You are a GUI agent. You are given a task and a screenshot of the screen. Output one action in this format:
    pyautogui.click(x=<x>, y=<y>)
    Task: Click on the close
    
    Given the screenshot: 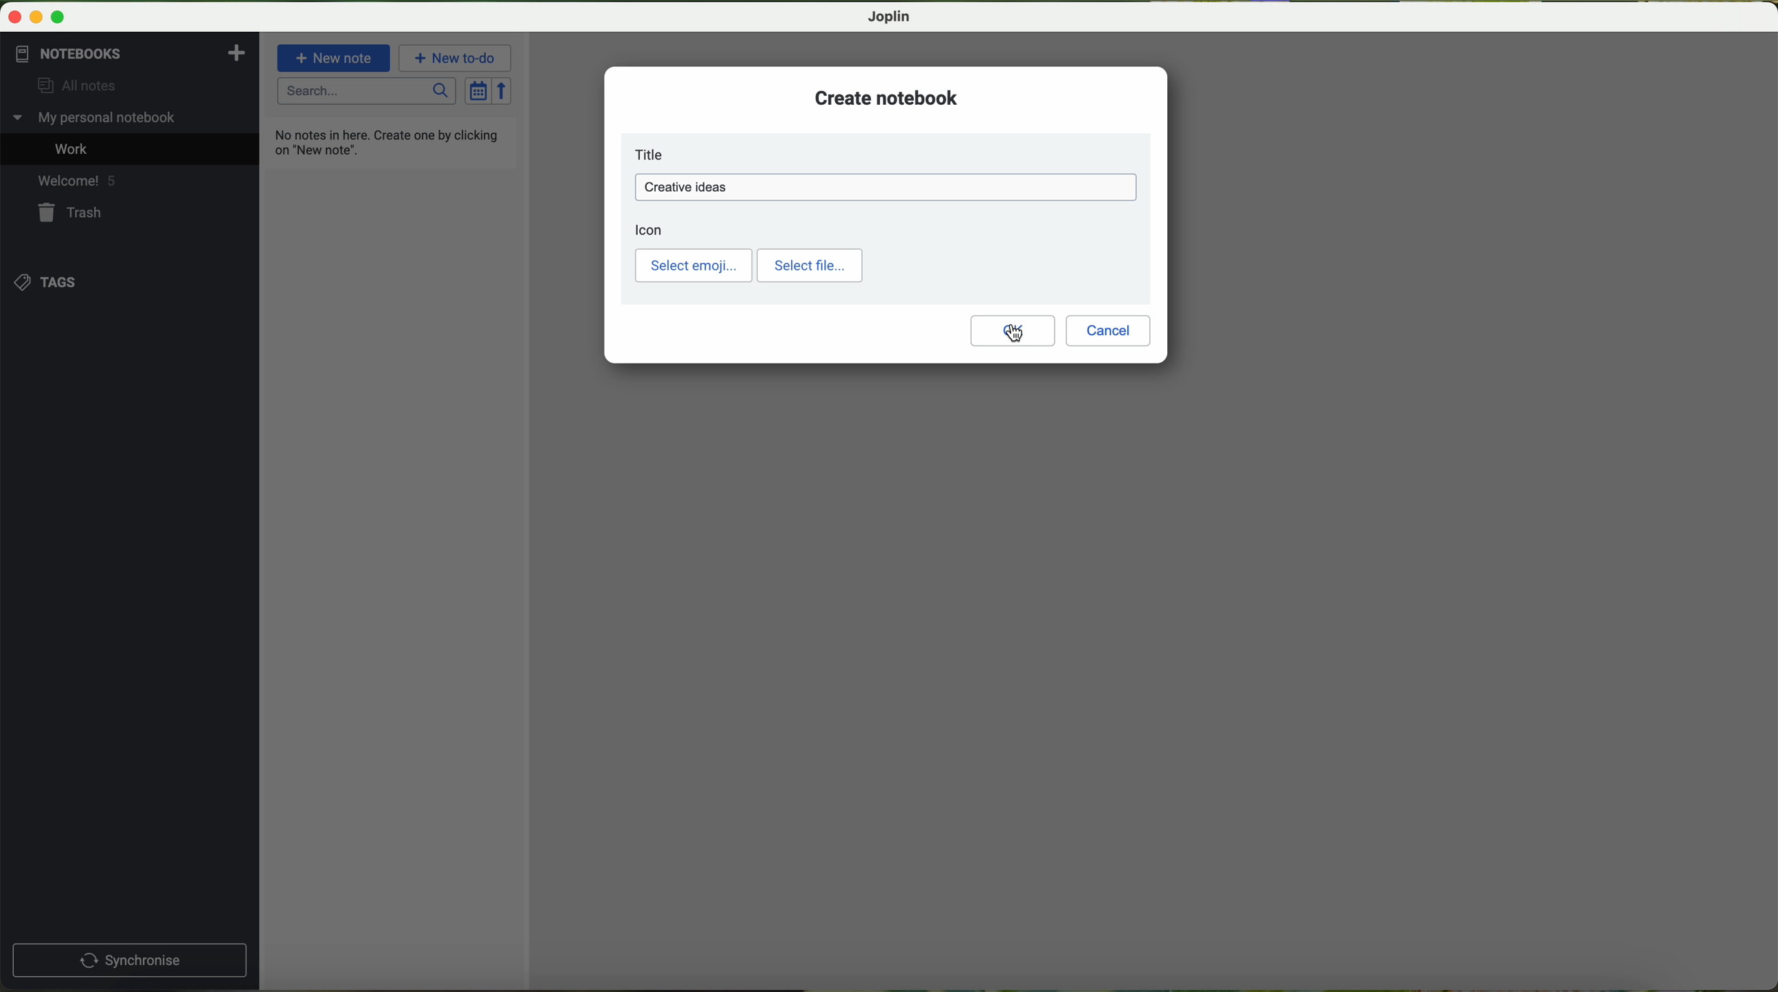 What is the action you would take?
    pyautogui.click(x=16, y=17)
    